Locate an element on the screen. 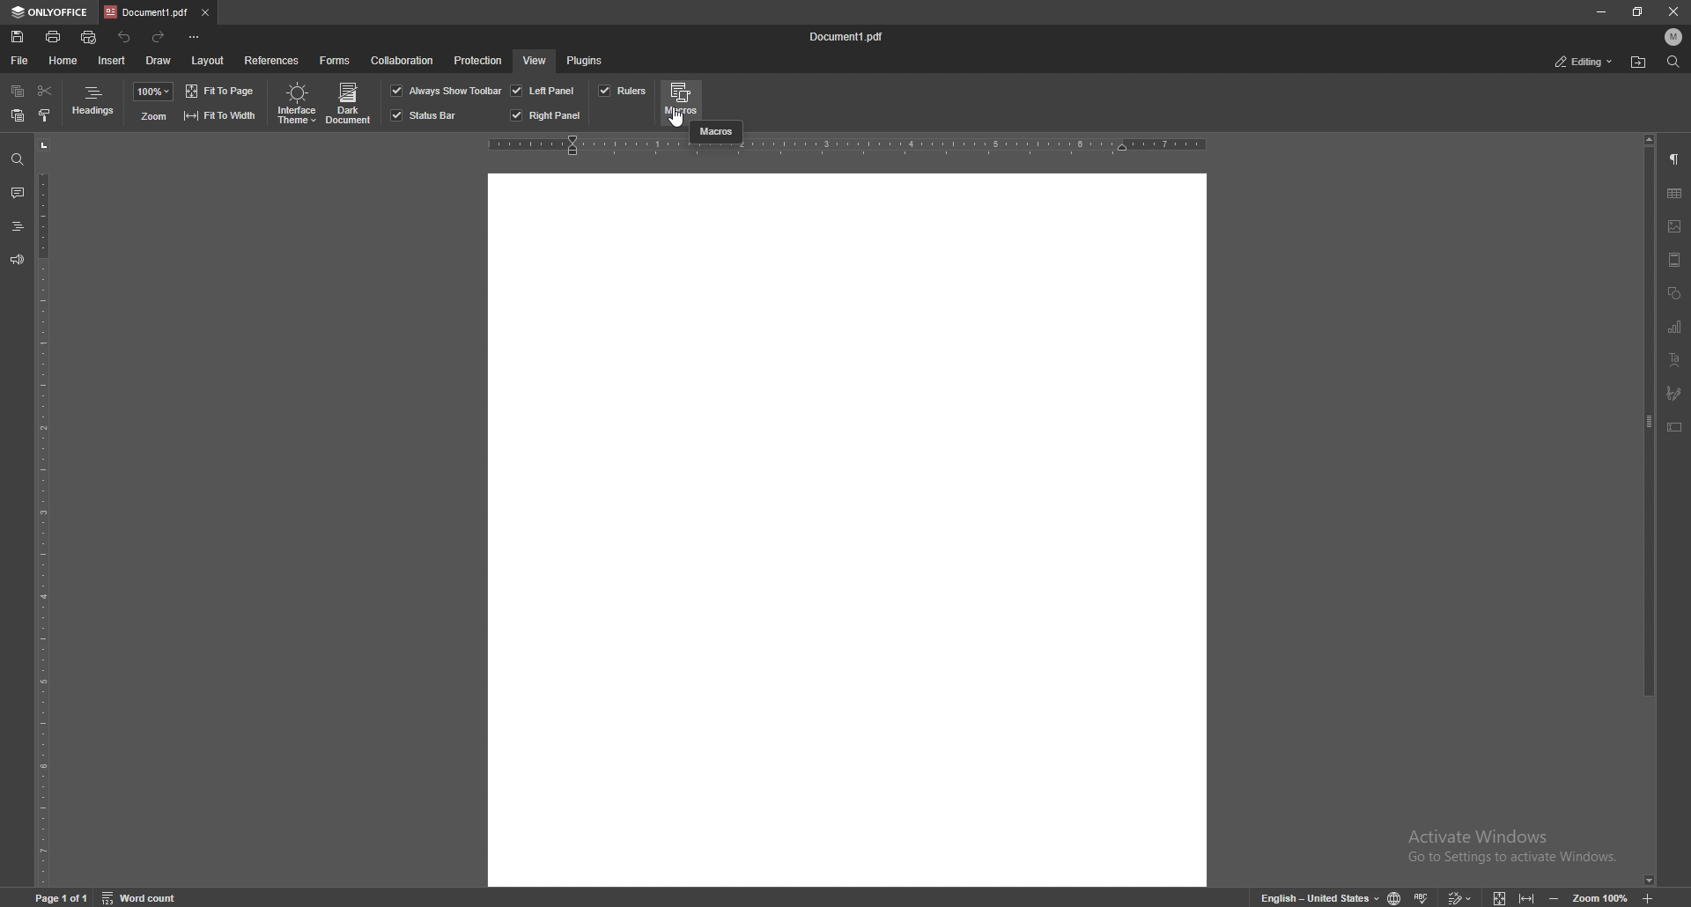  status bar is located at coordinates (425, 115).